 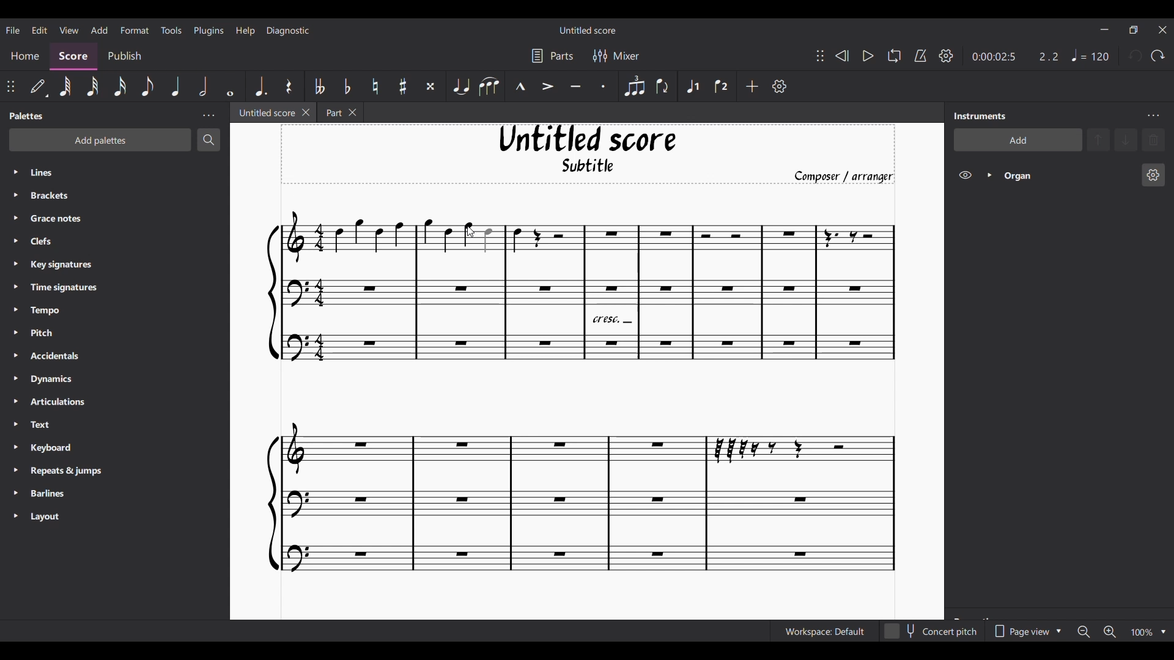 What do you see at coordinates (176, 86) in the screenshot?
I see `Quarter note` at bounding box center [176, 86].